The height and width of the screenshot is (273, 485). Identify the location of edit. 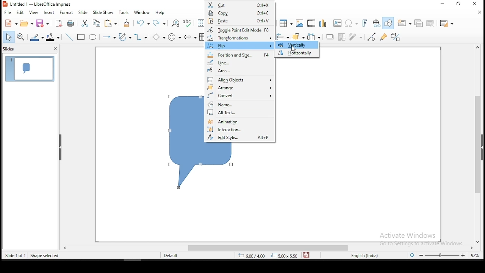
(21, 12).